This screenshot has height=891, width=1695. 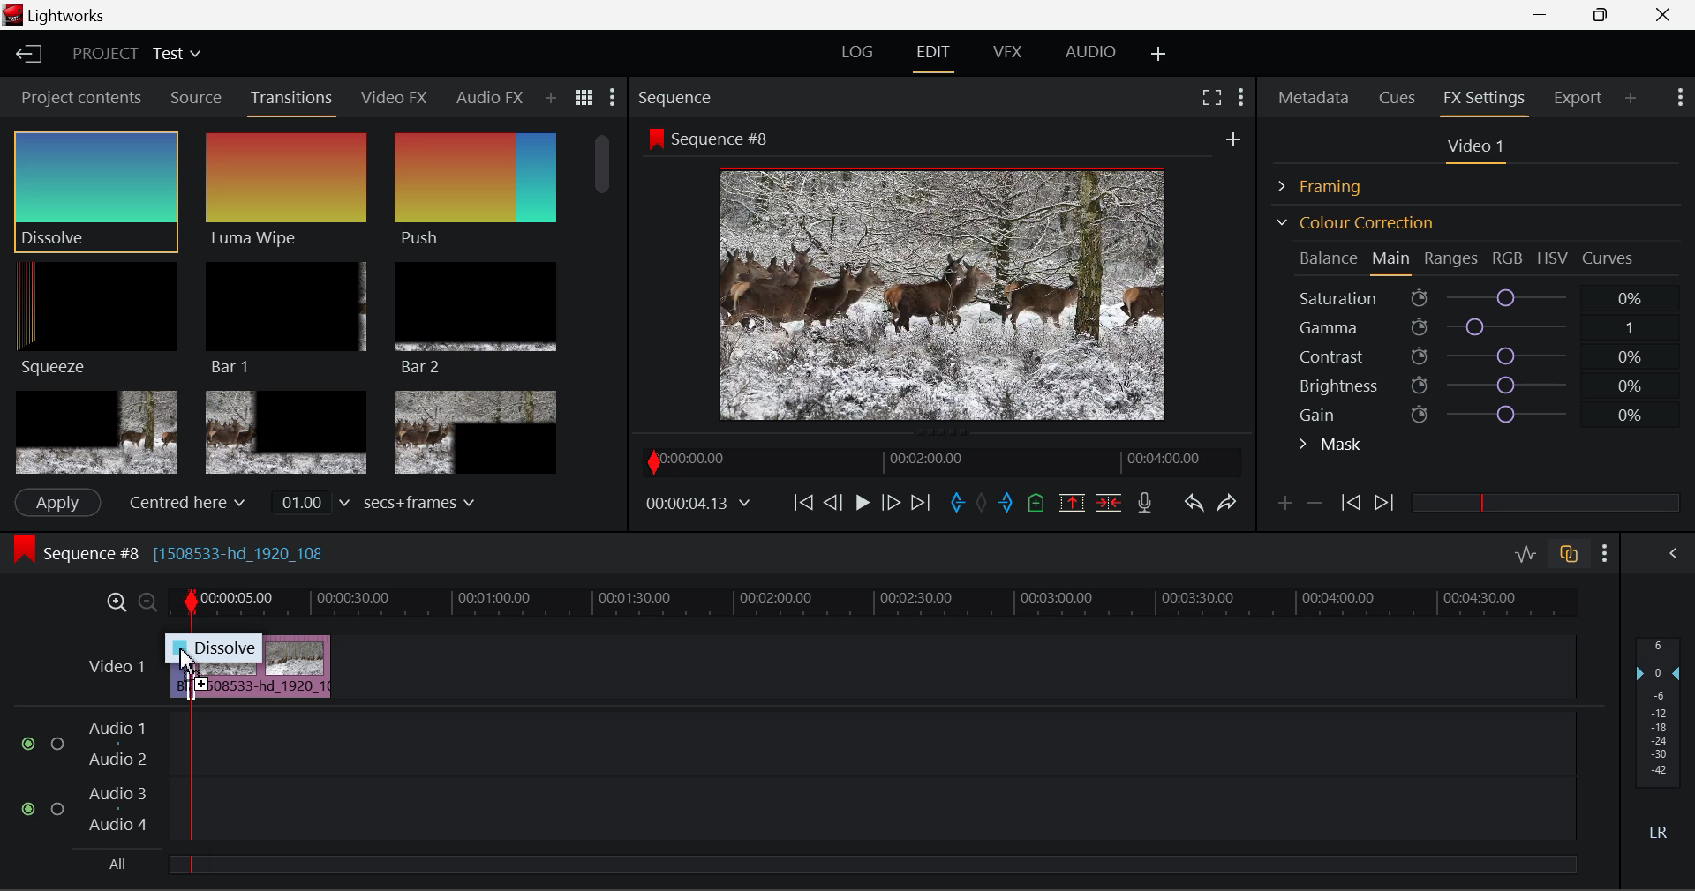 I want to click on AUDIO Layout, so click(x=1089, y=51).